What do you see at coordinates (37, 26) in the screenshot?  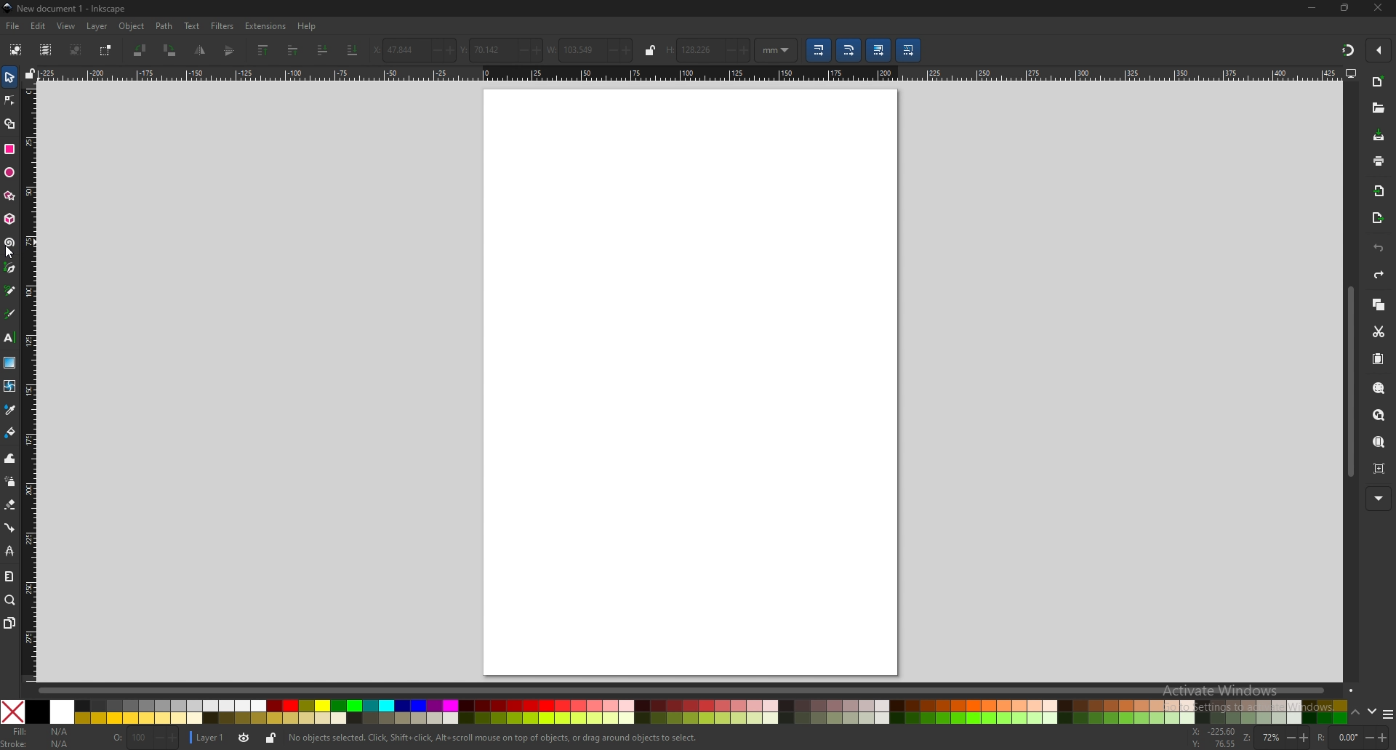 I see `edit` at bounding box center [37, 26].